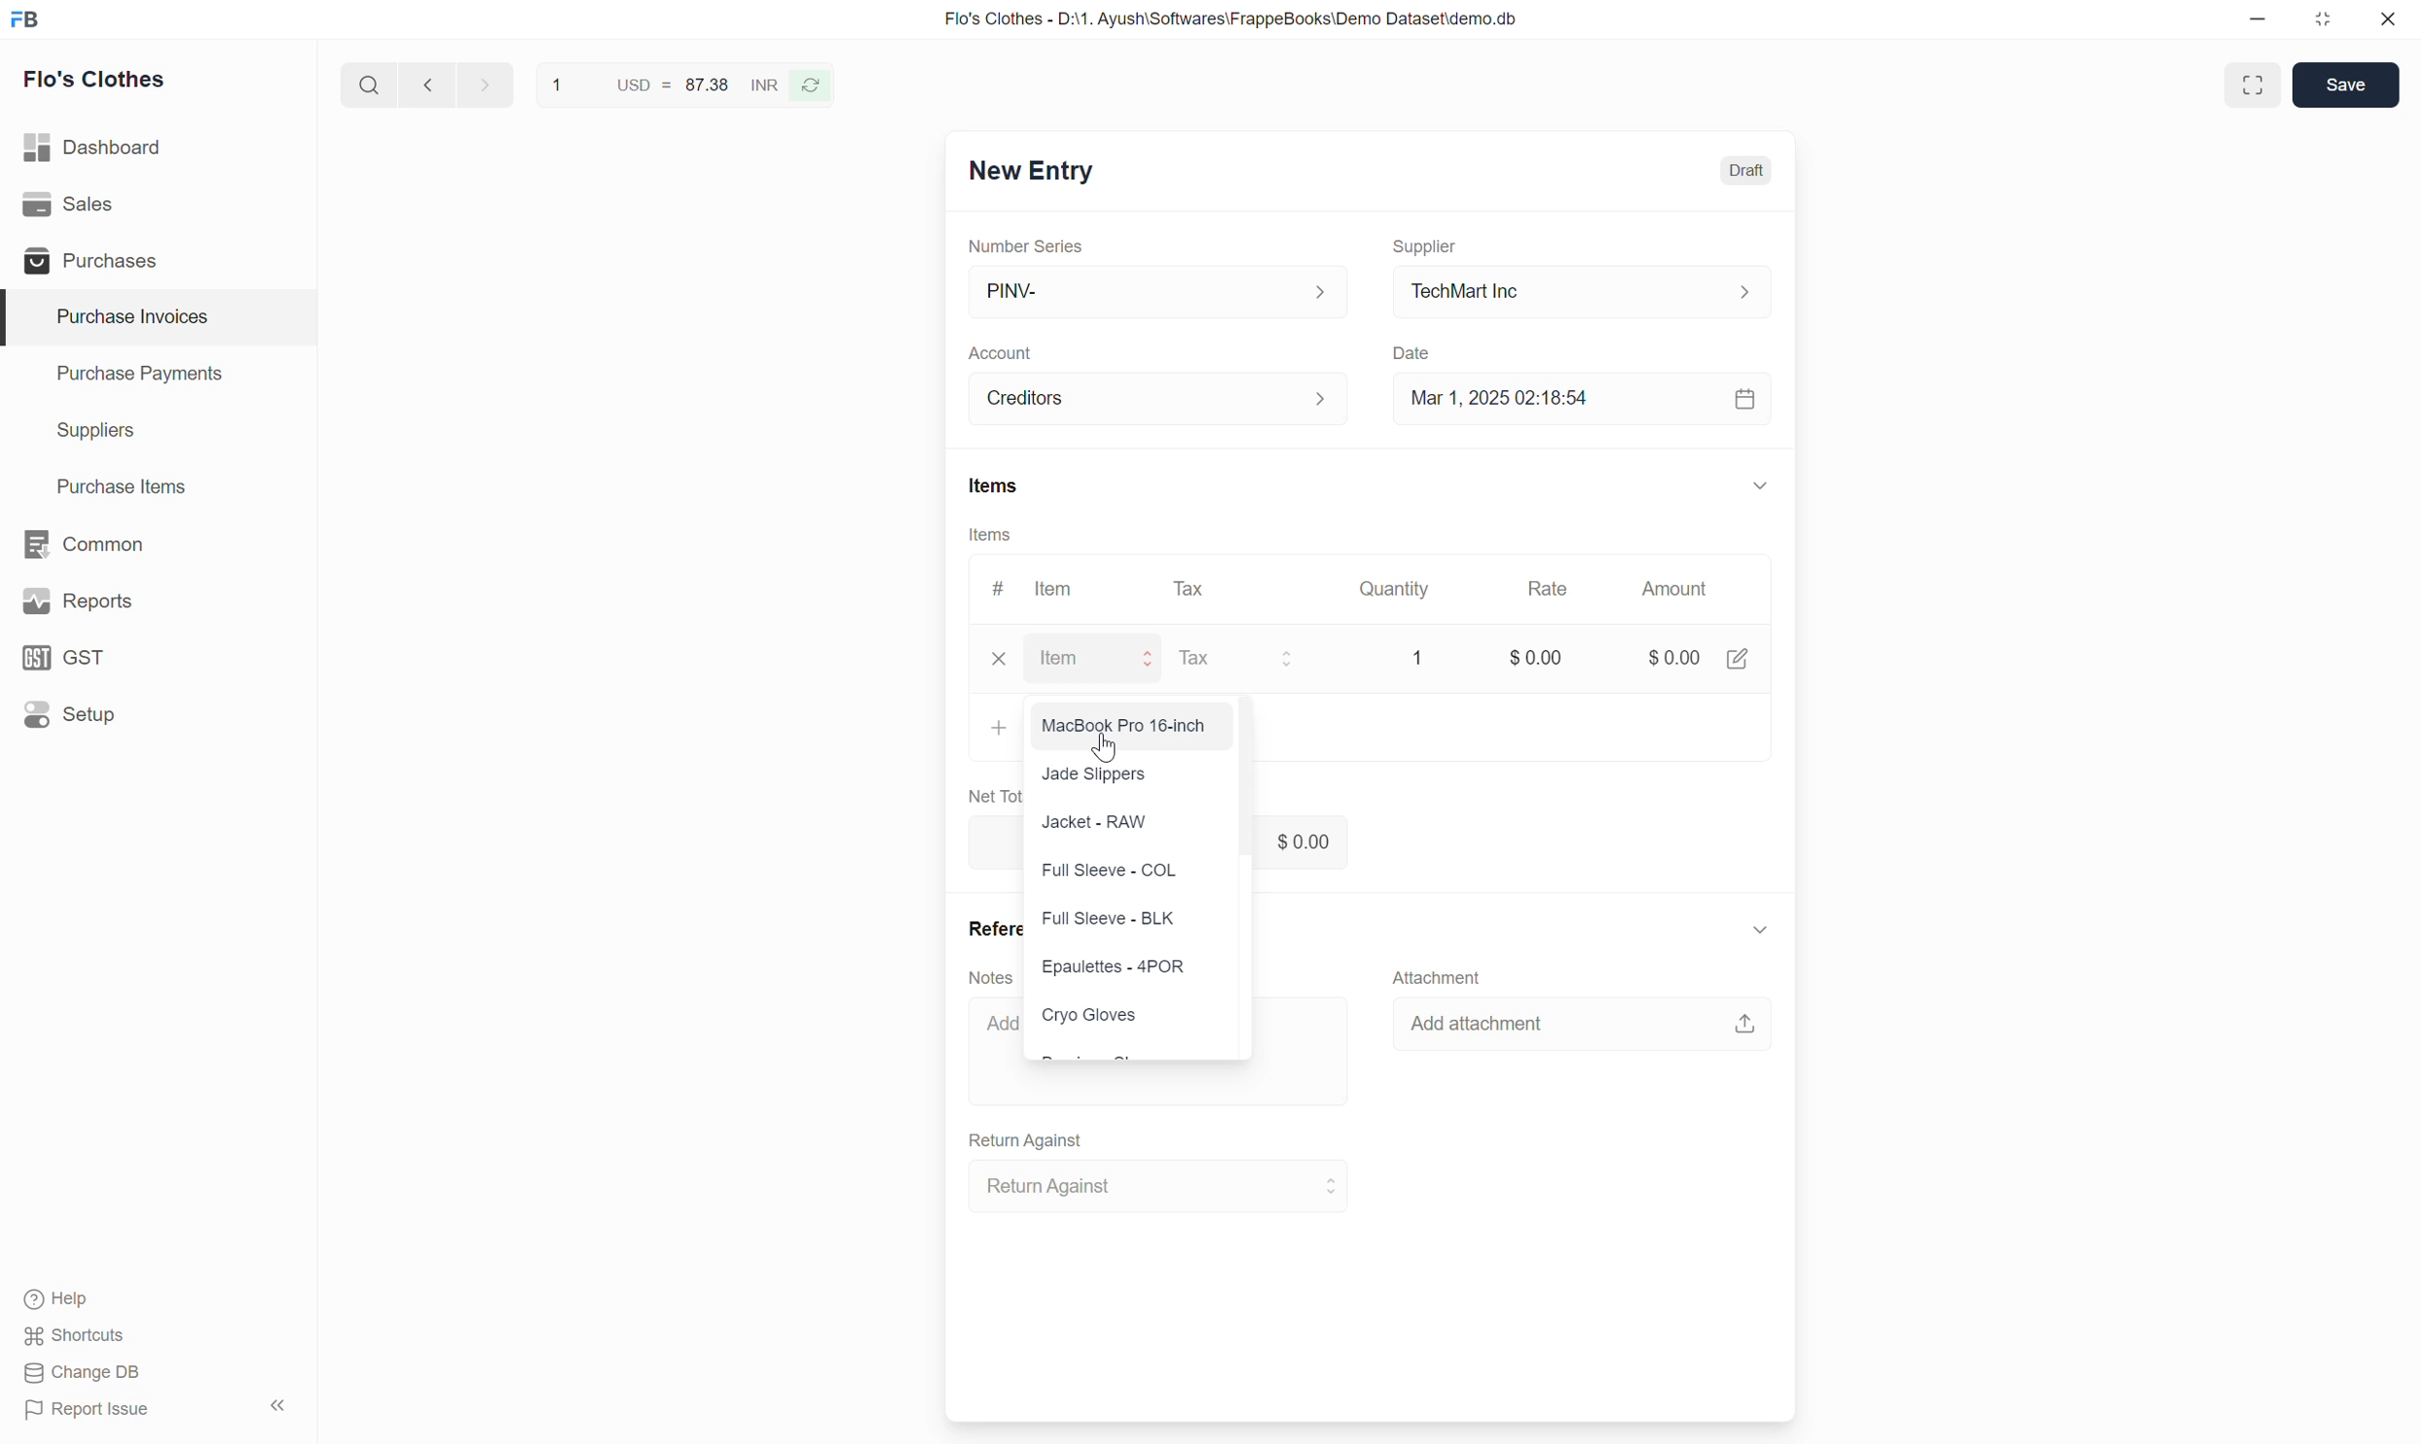 Image resolution: width=2421 pixels, height=1444 pixels. What do you see at coordinates (1583, 293) in the screenshot?
I see `TechMart Inc` at bounding box center [1583, 293].